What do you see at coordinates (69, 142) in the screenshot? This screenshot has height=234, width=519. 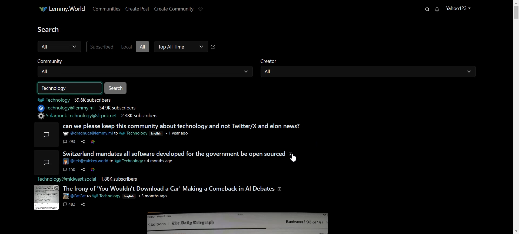 I see `293 comment` at bounding box center [69, 142].